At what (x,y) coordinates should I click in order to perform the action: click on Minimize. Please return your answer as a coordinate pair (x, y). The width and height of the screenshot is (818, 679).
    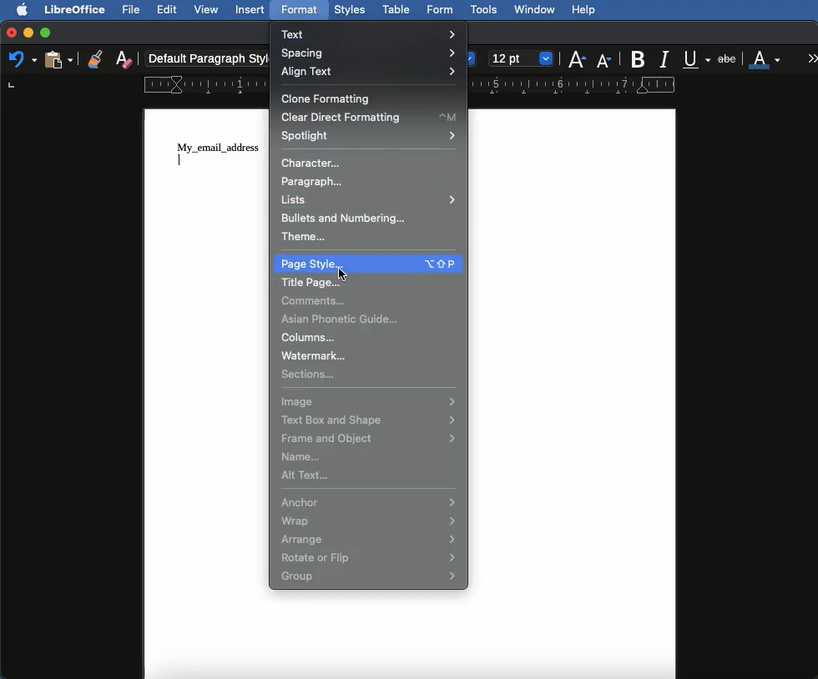
    Looking at the image, I should click on (28, 33).